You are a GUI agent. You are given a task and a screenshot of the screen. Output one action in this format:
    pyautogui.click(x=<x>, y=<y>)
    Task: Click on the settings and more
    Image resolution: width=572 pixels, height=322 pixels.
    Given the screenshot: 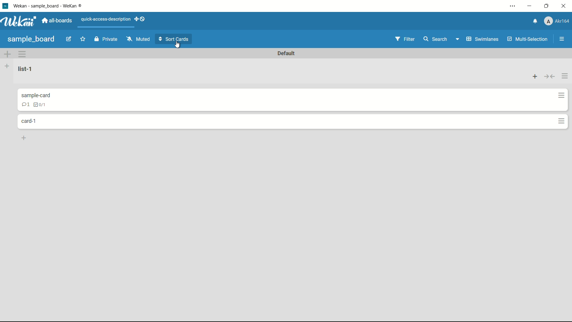 What is the action you would take?
    pyautogui.click(x=513, y=6)
    